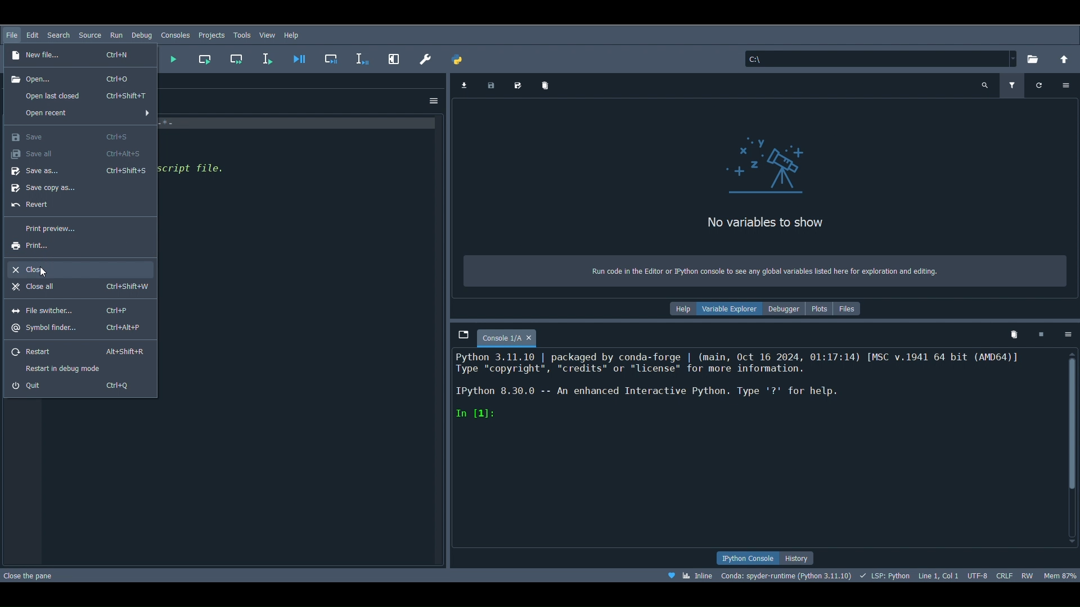  What do you see at coordinates (885, 576) in the screenshot?
I see `Completions, linting, code folding and symbols status` at bounding box center [885, 576].